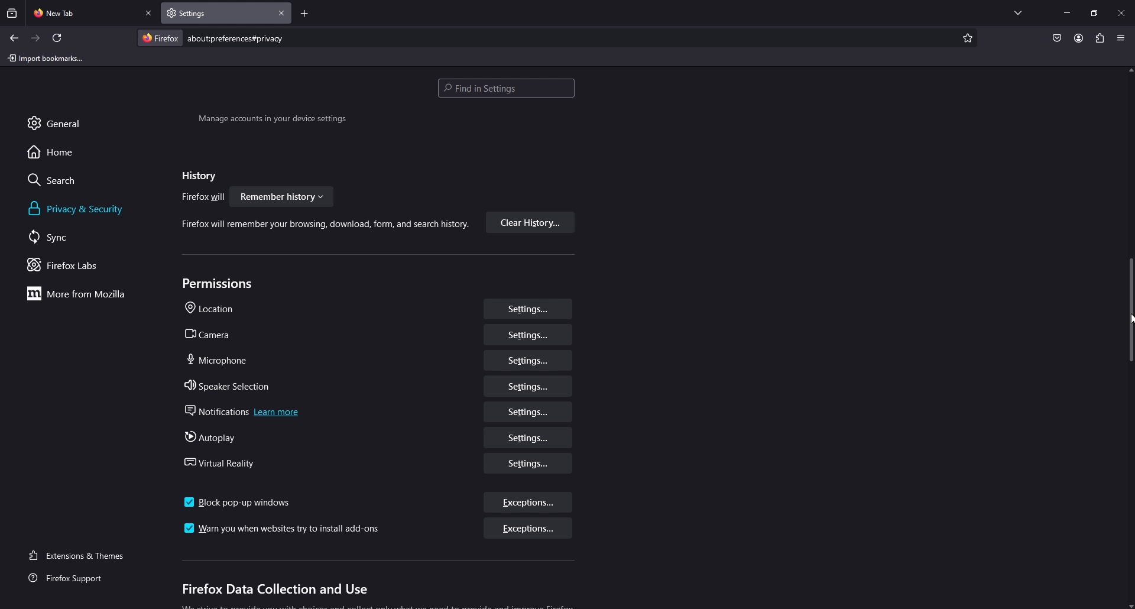  What do you see at coordinates (529, 335) in the screenshot?
I see `settings` at bounding box center [529, 335].